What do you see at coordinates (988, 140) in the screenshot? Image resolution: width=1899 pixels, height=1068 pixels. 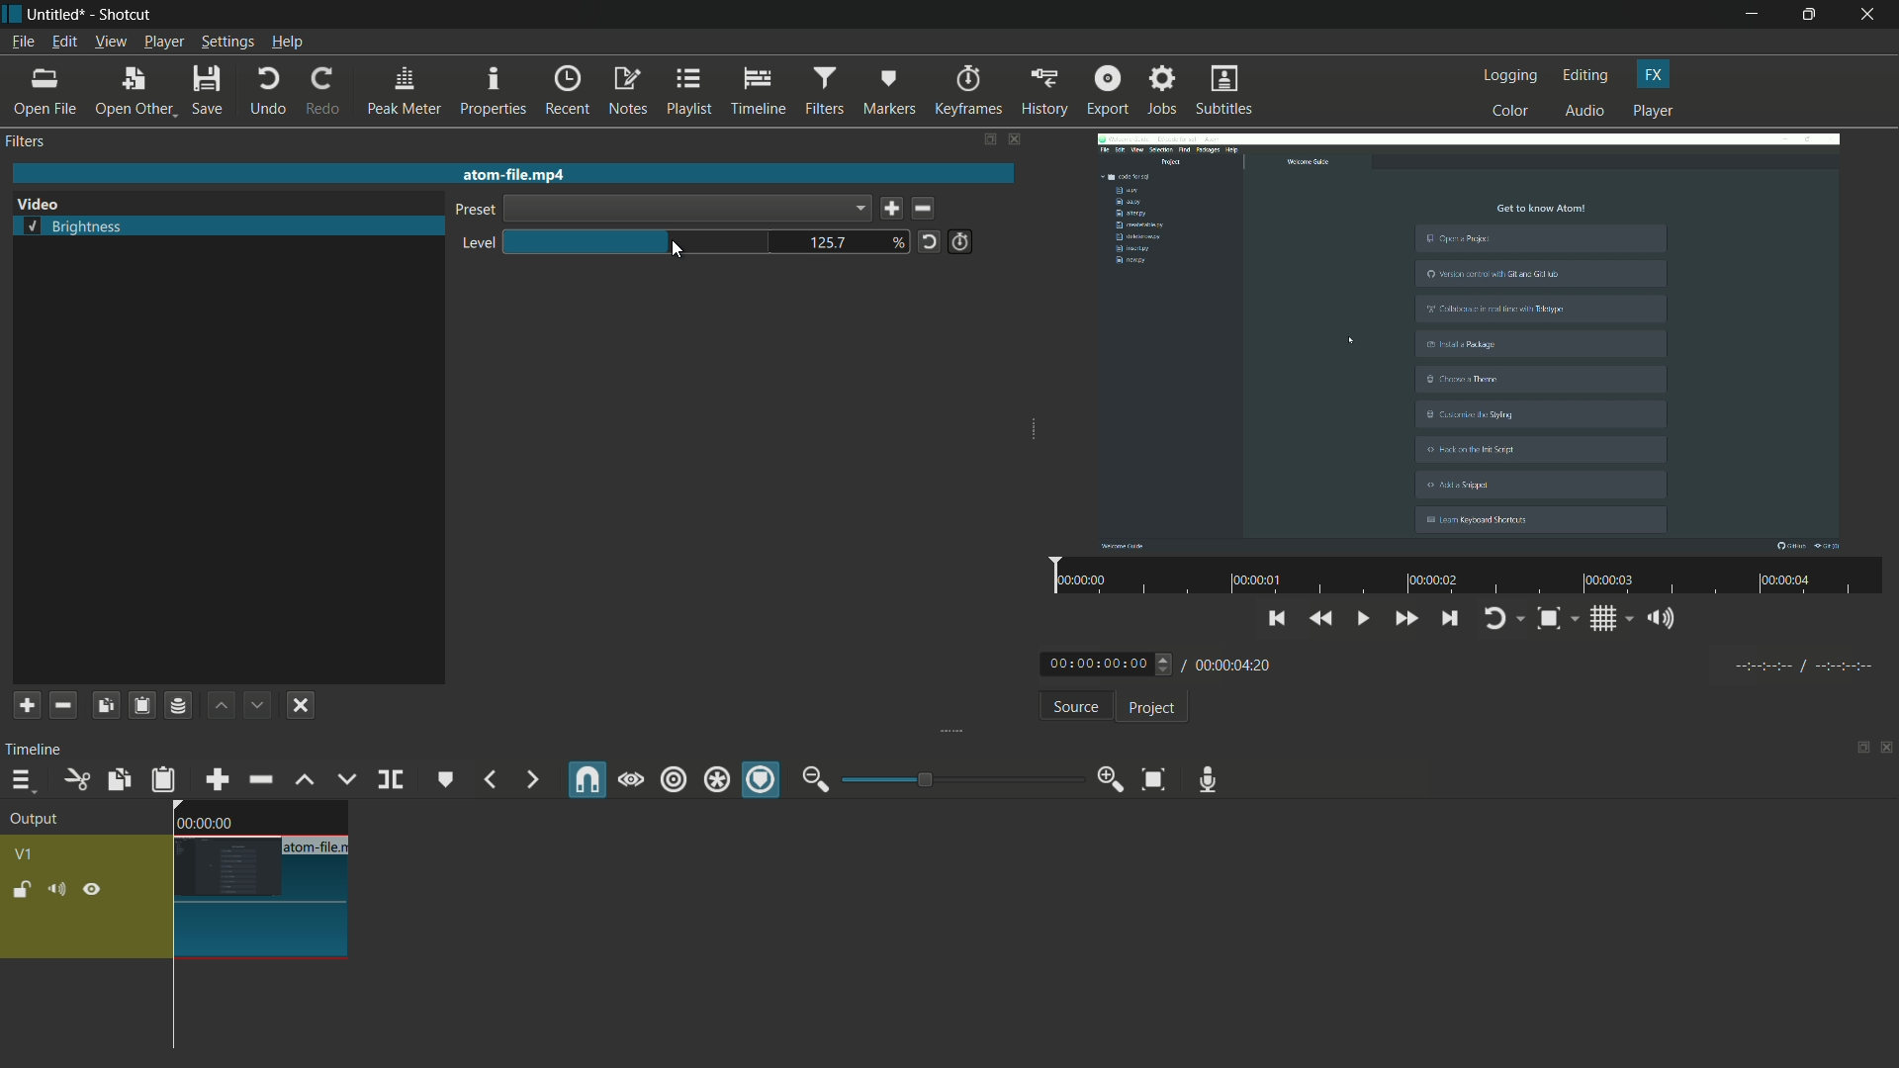 I see `show tabs` at bounding box center [988, 140].